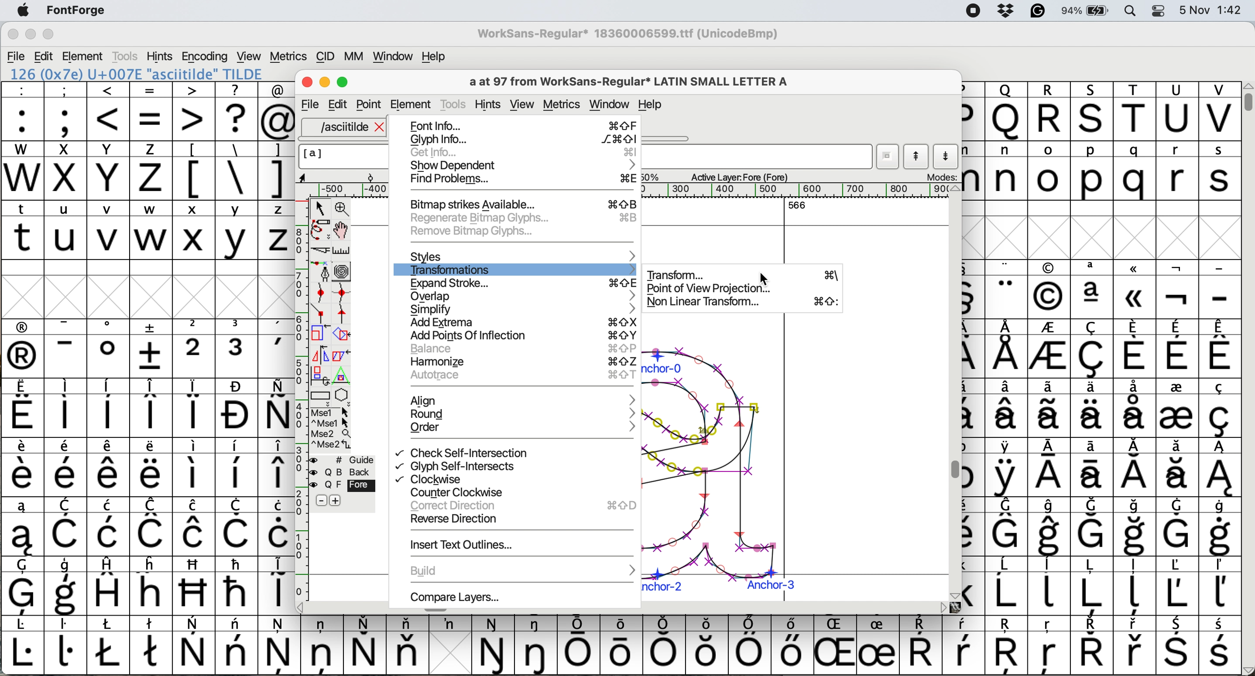 The image size is (1255, 676). What do you see at coordinates (322, 644) in the screenshot?
I see `symbol` at bounding box center [322, 644].